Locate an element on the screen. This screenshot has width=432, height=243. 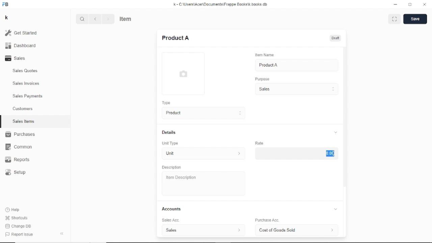
Description is located at coordinates (172, 167).